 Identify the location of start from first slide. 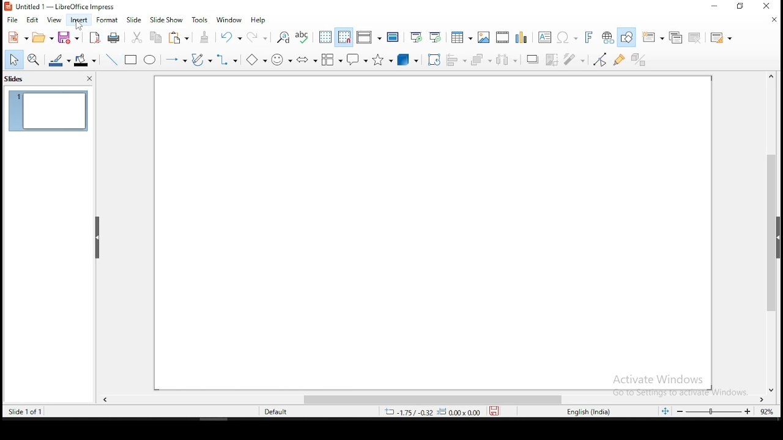
(417, 35).